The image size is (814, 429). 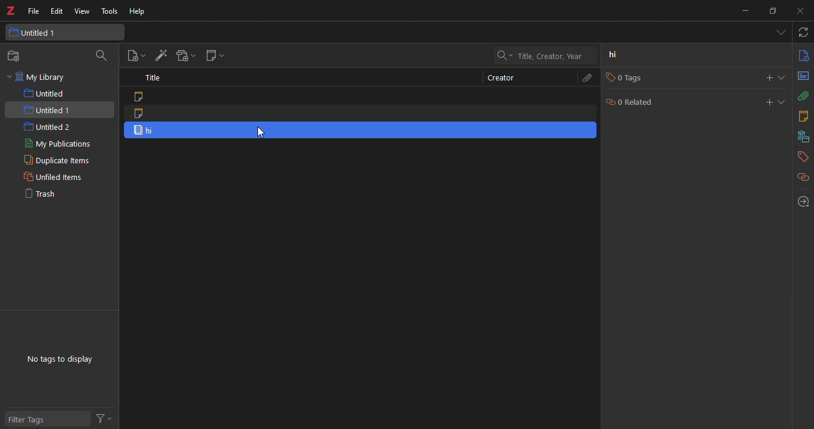 What do you see at coordinates (33, 11) in the screenshot?
I see `file` at bounding box center [33, 11].